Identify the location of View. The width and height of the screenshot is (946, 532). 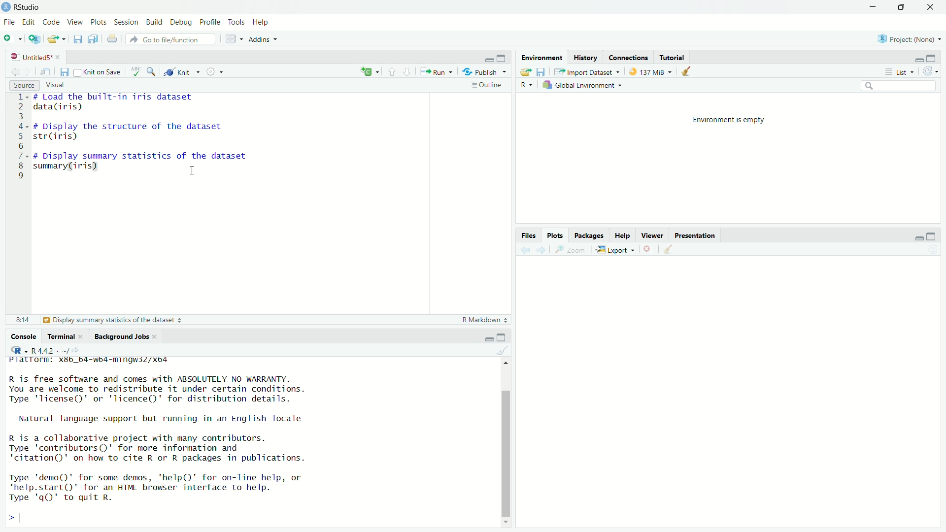
(74, 22).